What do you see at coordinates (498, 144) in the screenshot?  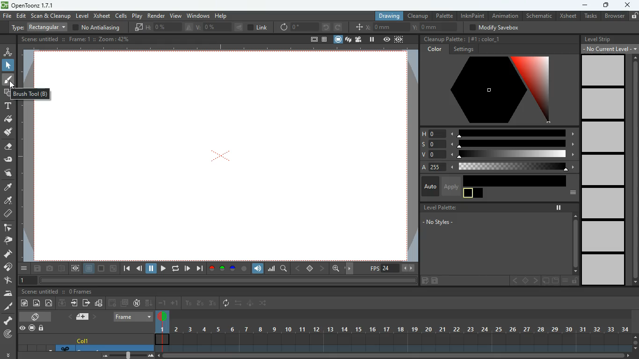 I see `s` at bounding box center [498, 144].